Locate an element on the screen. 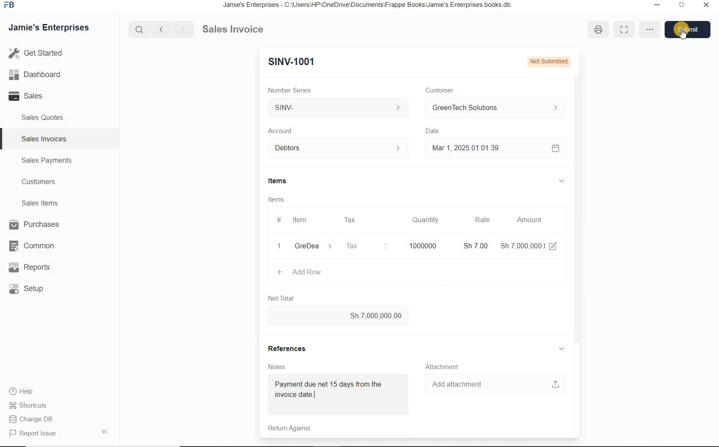 The width and height of the screenshot is (719, 447). Sh 7,000,000.00 is located at coordinates (339, 316).